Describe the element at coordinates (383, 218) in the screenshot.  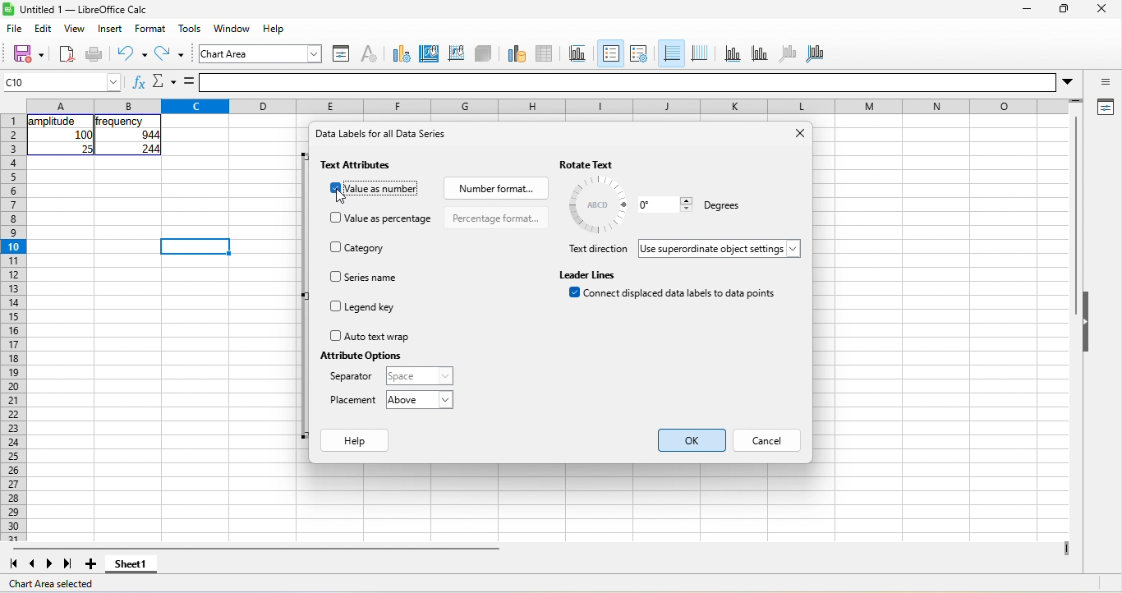
I see `value as percentage` at that location.